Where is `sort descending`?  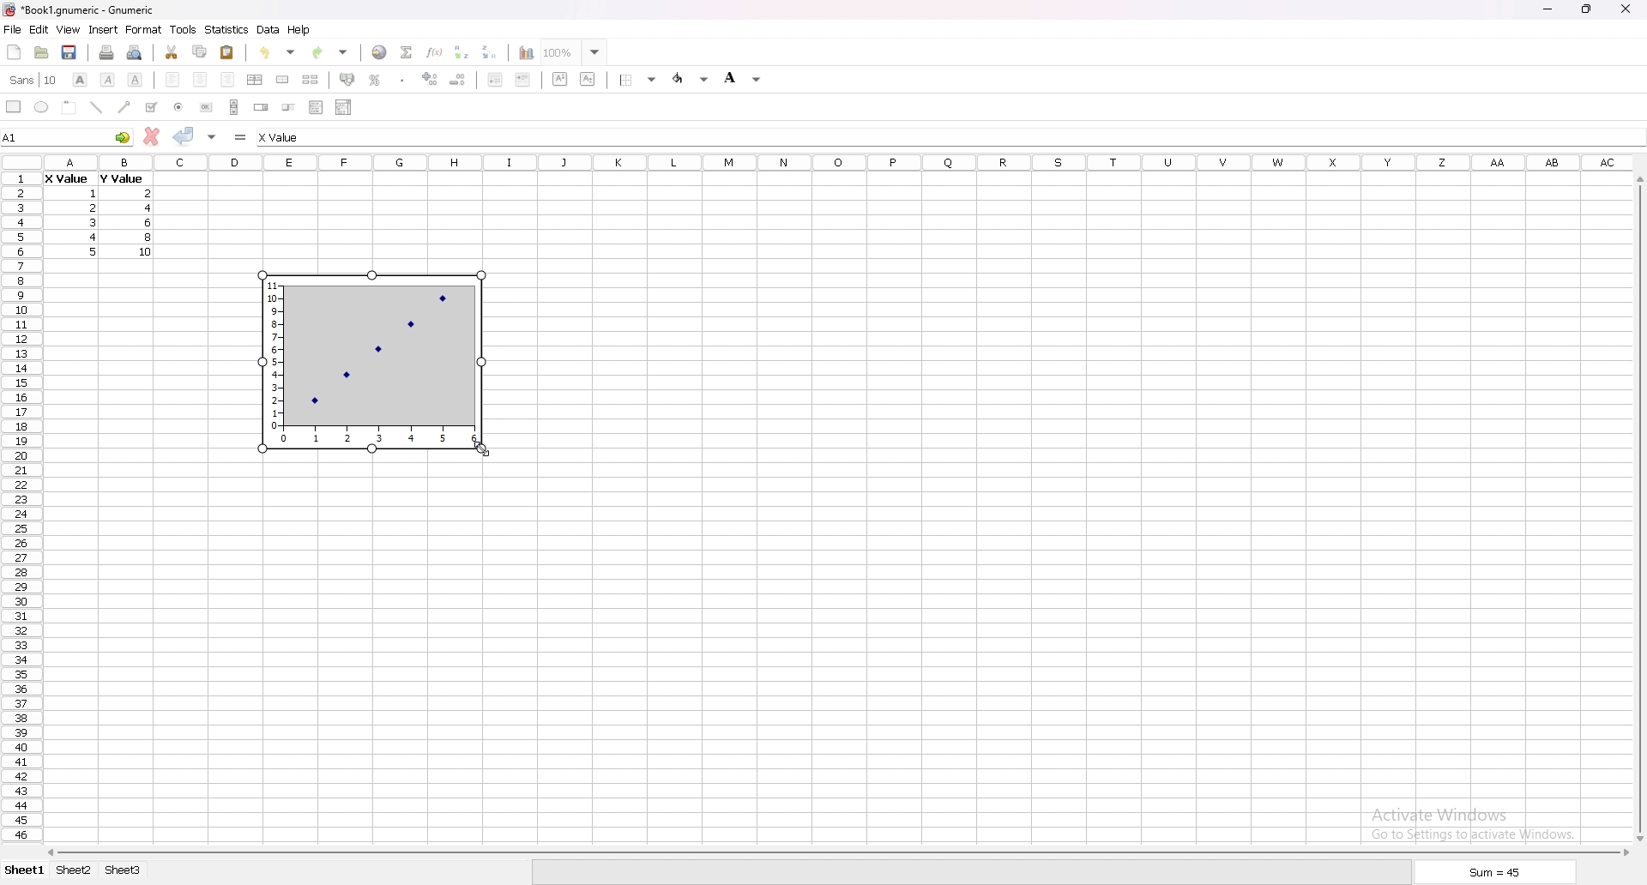
sort descending is located at coordinates (490, 51).